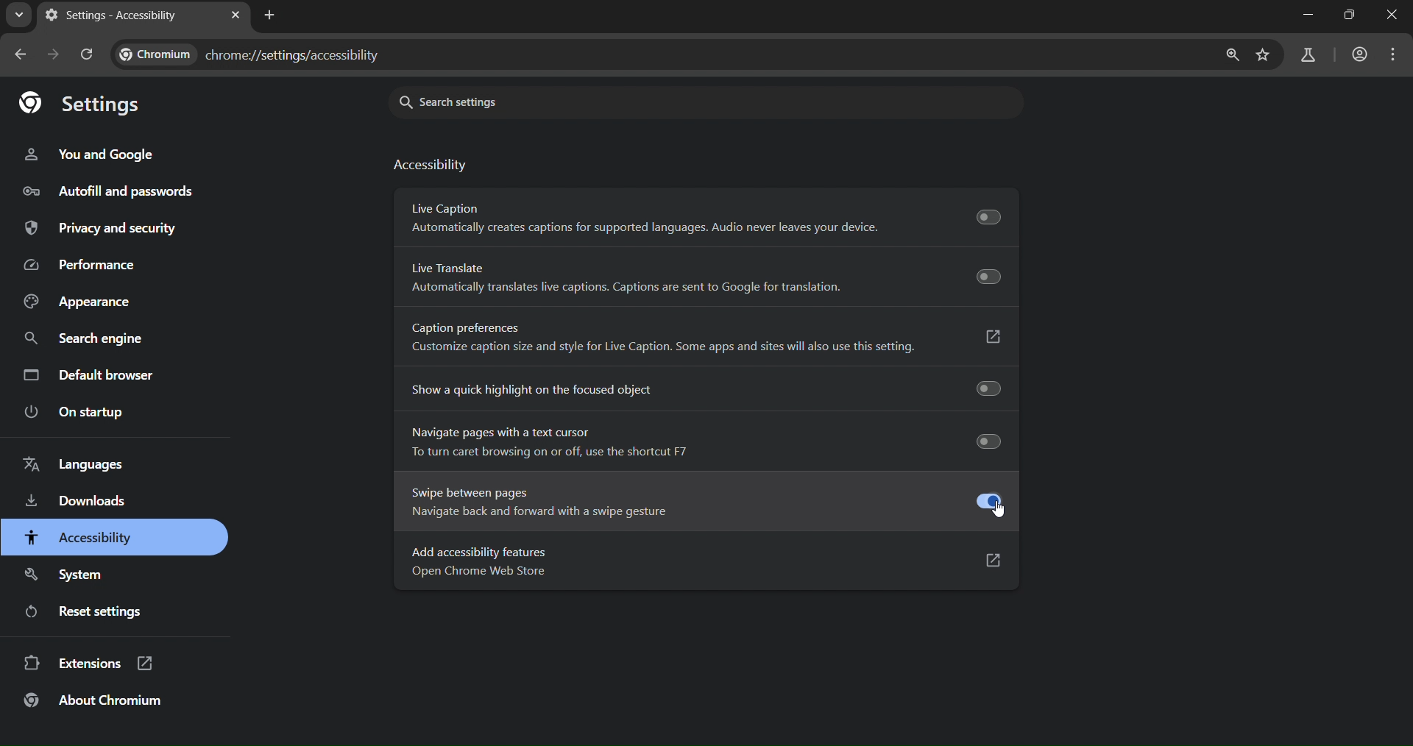  What do you see at coordinates (68, 572) in the screenshot?
I see `system` at bounding box center [68, 572].